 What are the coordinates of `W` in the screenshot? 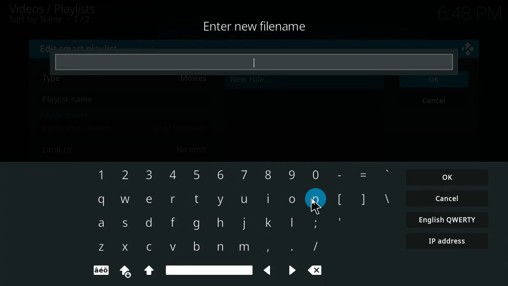 It's located at (124, 199).